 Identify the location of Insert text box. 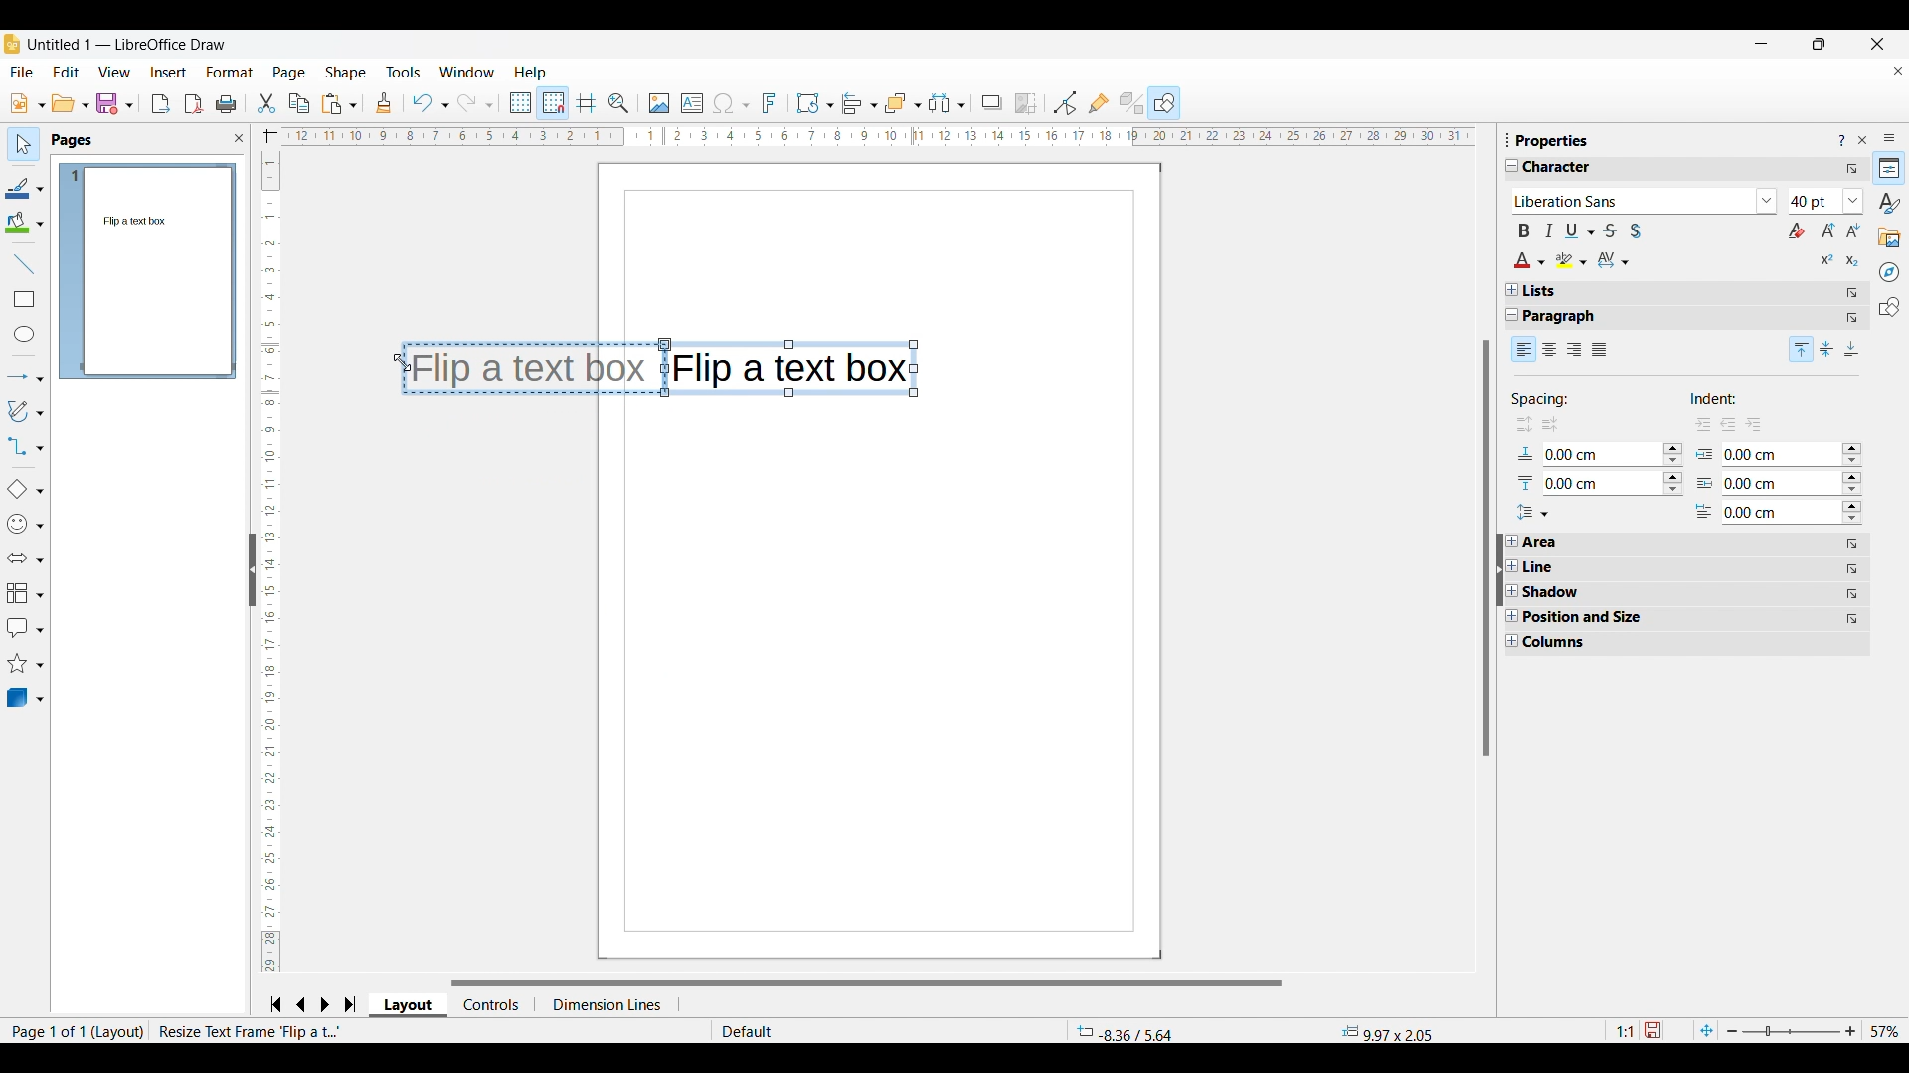
(692, 103).